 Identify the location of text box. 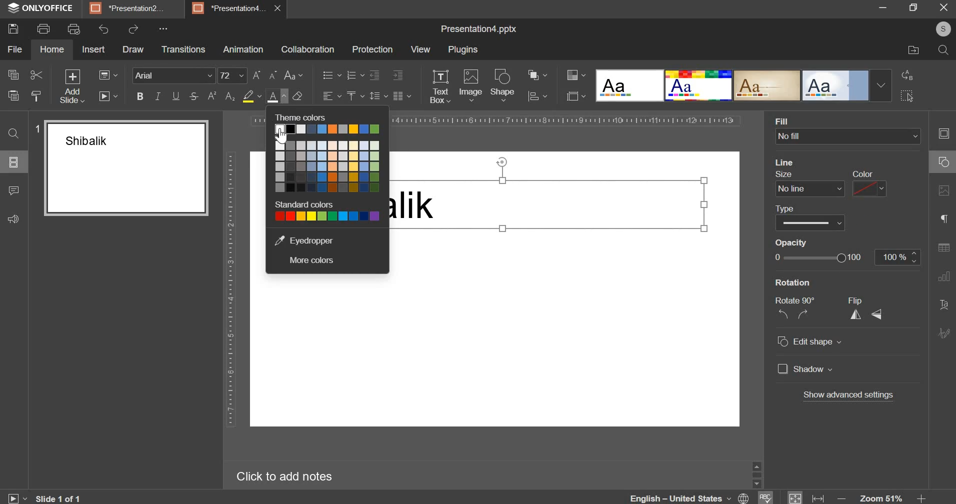
(440, 86).